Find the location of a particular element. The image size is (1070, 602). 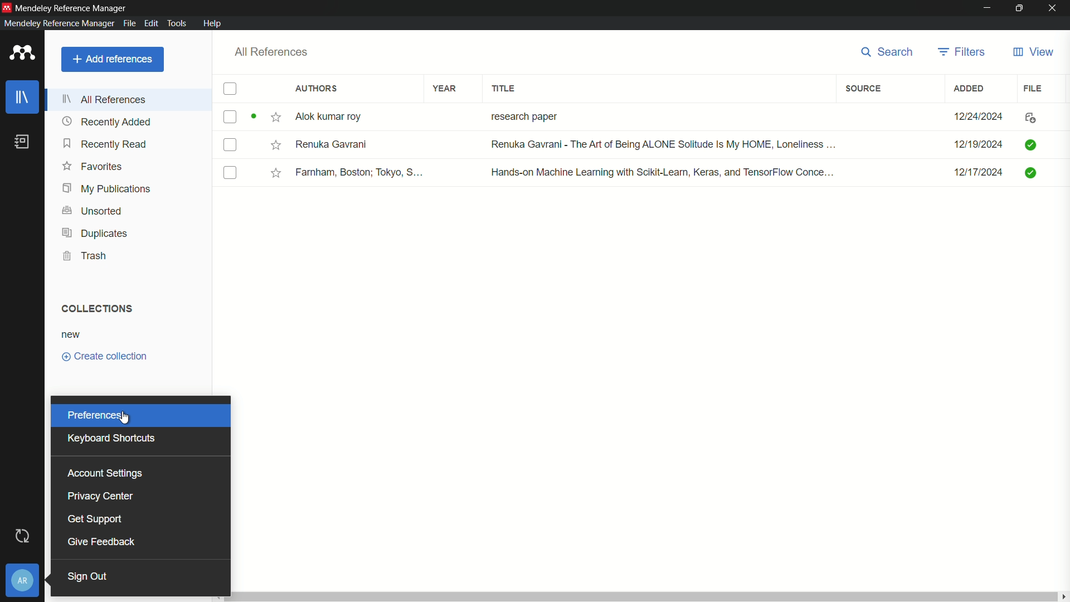

 is located at coordinates (275, 144).